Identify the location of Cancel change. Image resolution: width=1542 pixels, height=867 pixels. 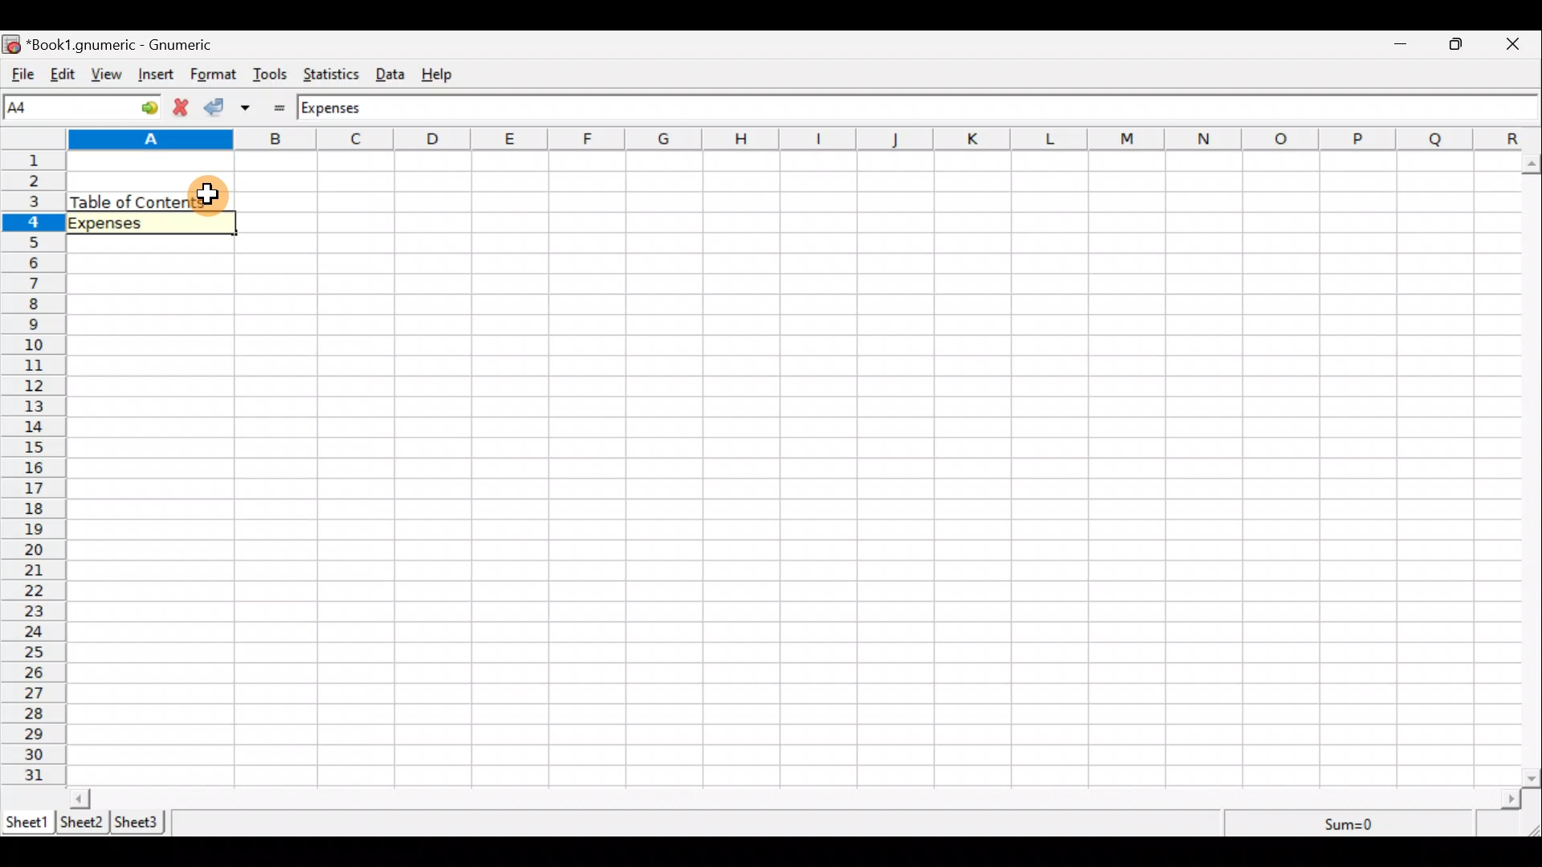
(184, 109).